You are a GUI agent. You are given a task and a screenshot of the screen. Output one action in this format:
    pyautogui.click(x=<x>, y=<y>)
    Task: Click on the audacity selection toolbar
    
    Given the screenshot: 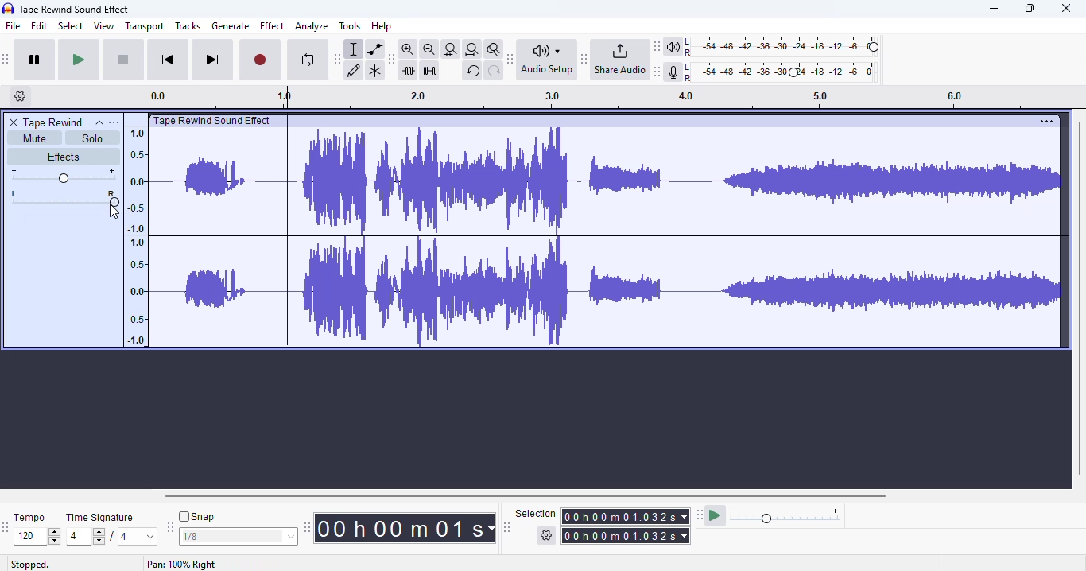 What is the action you would take?
    pyautogui.click(x=506, y=527)
    